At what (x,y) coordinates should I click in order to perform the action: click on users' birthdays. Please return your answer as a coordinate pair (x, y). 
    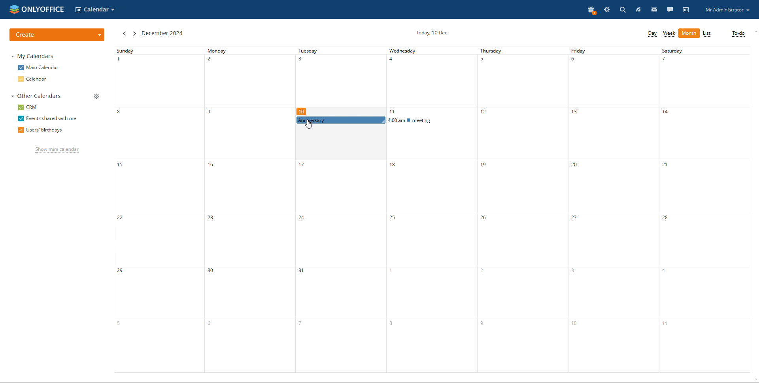
    Looking at the image, I should click on (40, 131).